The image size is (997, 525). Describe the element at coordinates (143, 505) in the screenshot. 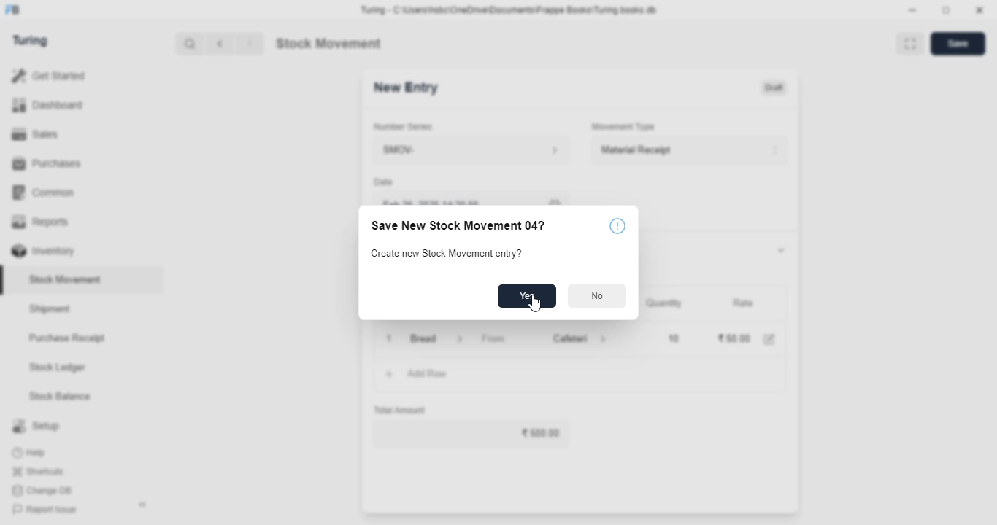

I see `toggle sidebar` at that location.